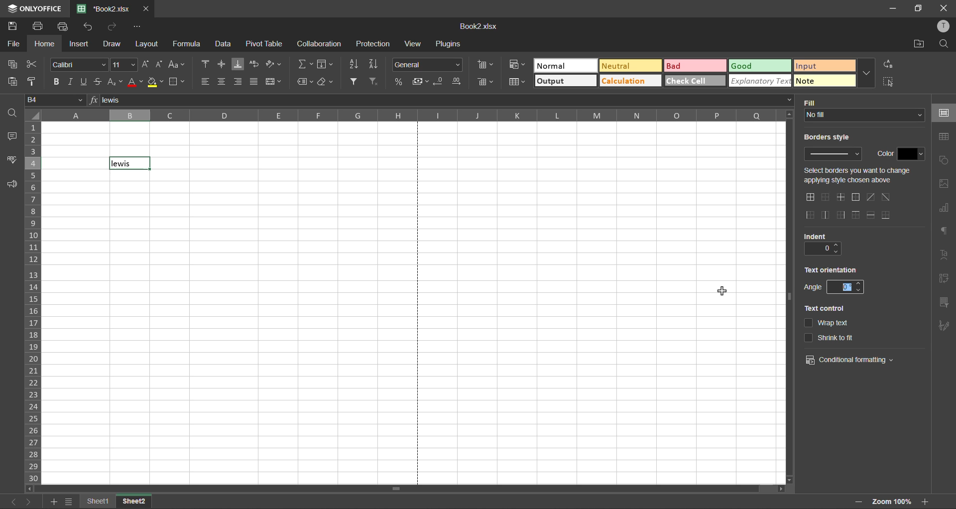 Image resolution: width=956 pixels, height=509 pixels. I want to click on protection, so click(373, 44).